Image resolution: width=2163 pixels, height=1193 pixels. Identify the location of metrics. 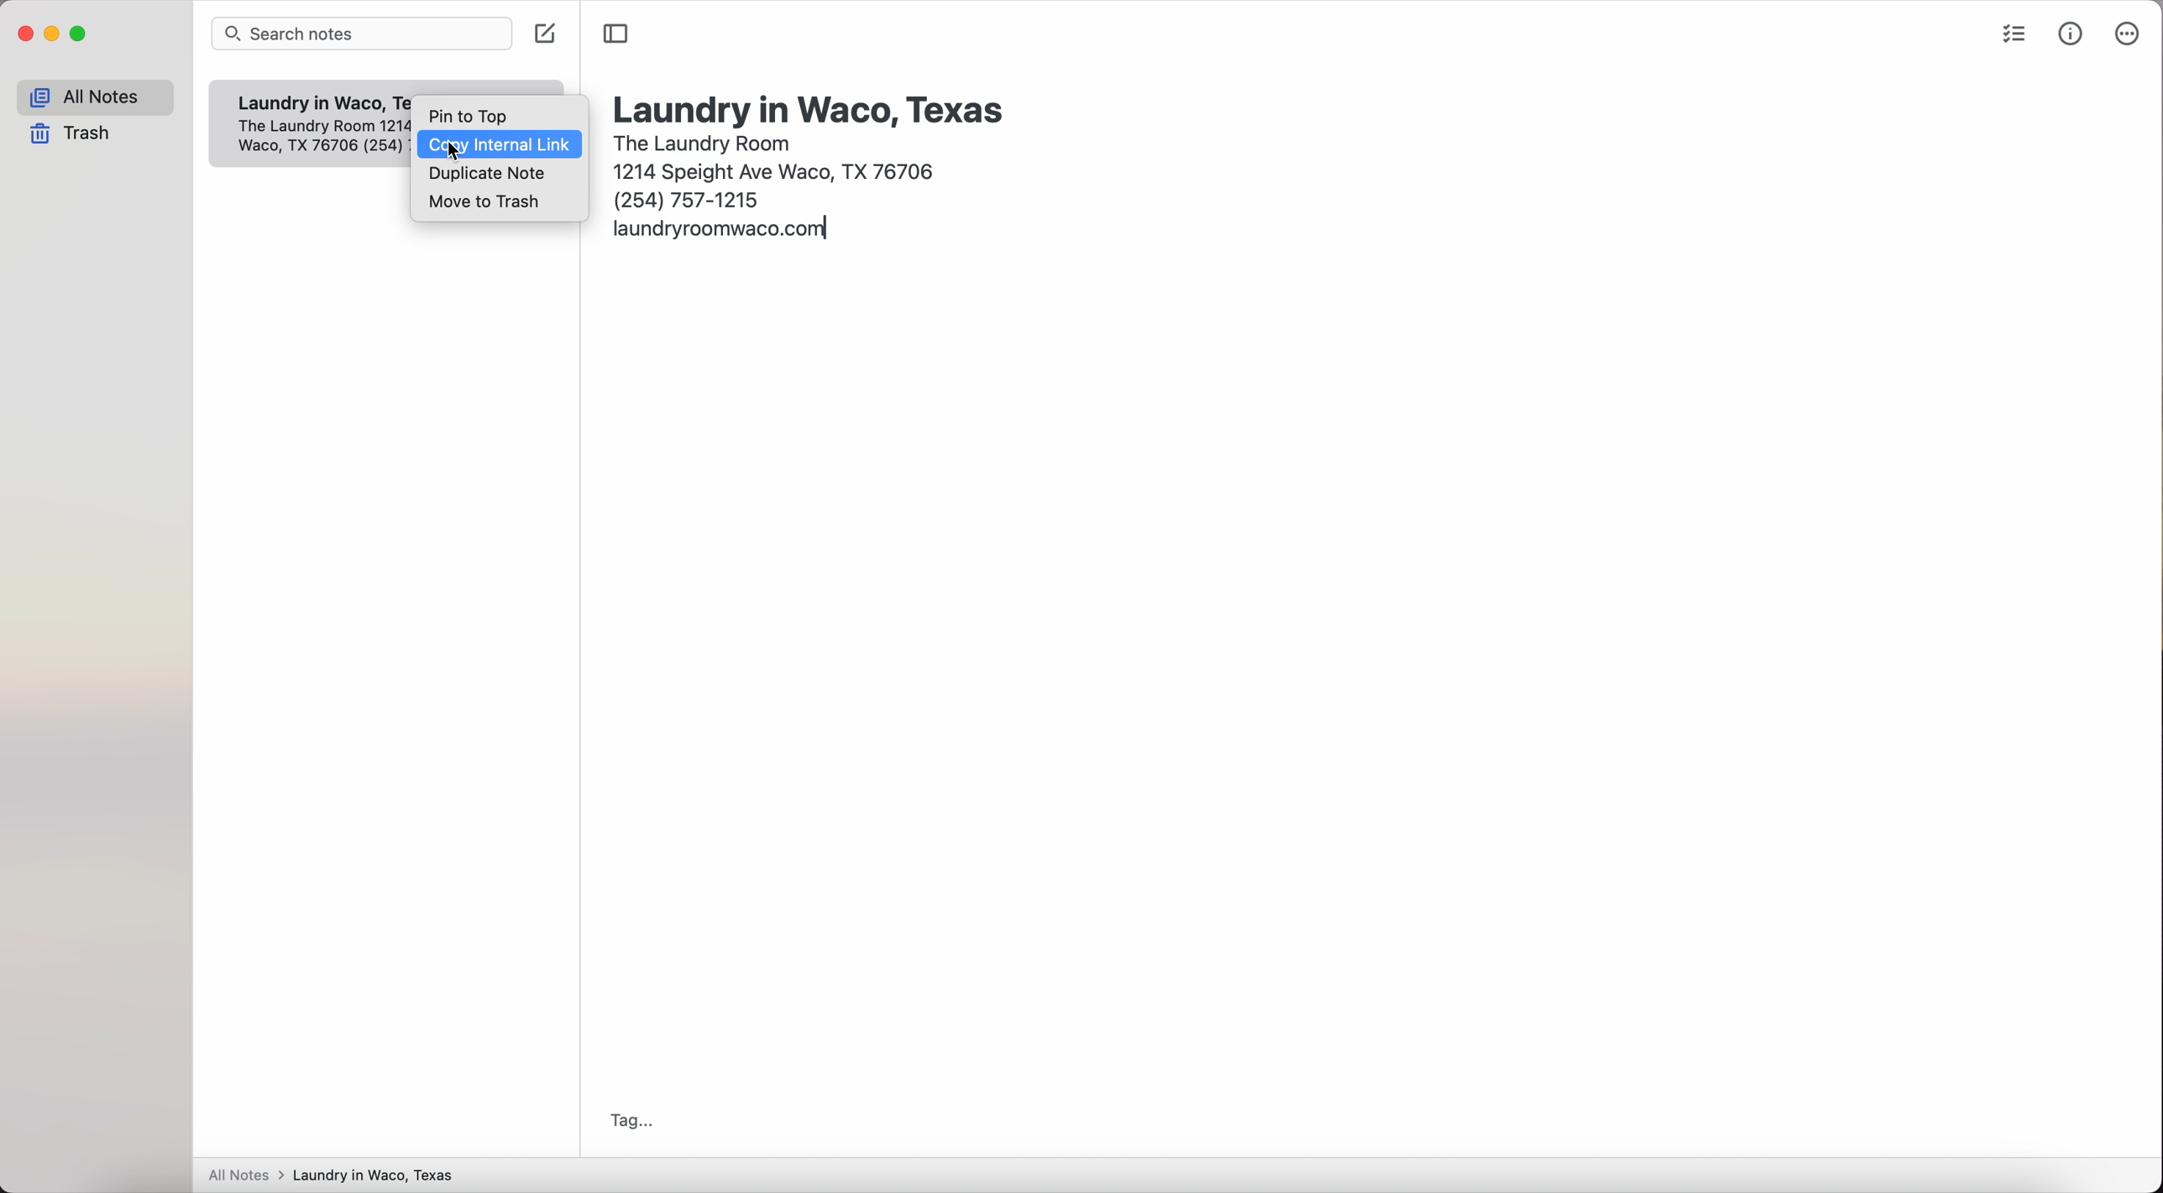
(2072, 33).